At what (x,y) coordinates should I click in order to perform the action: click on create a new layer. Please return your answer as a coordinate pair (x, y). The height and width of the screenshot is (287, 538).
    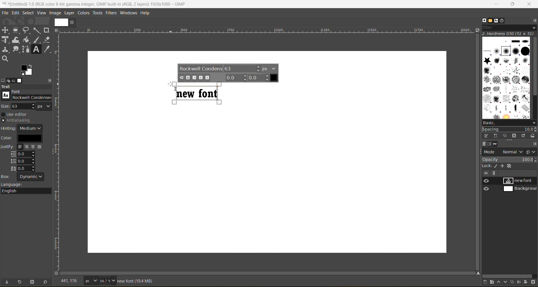
    Looking at the image, I should click on (488, 282).